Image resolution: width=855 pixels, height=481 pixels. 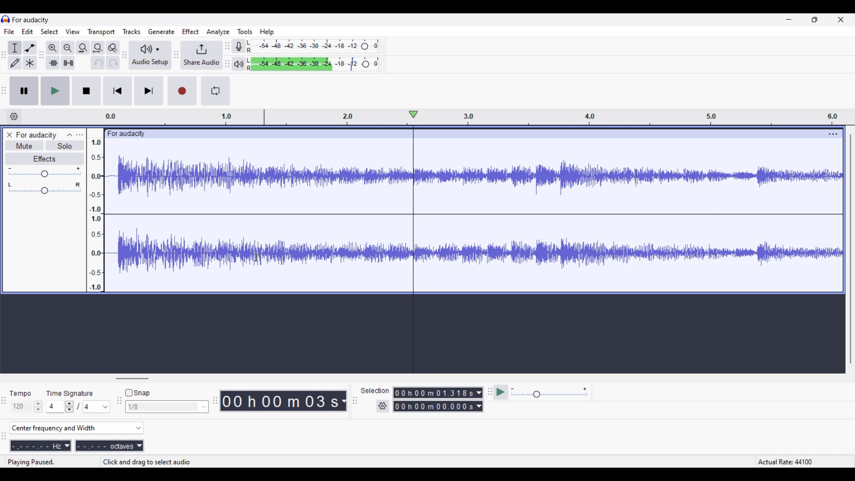 I want to click on Duration measurement options, so click(x=345, y=401).